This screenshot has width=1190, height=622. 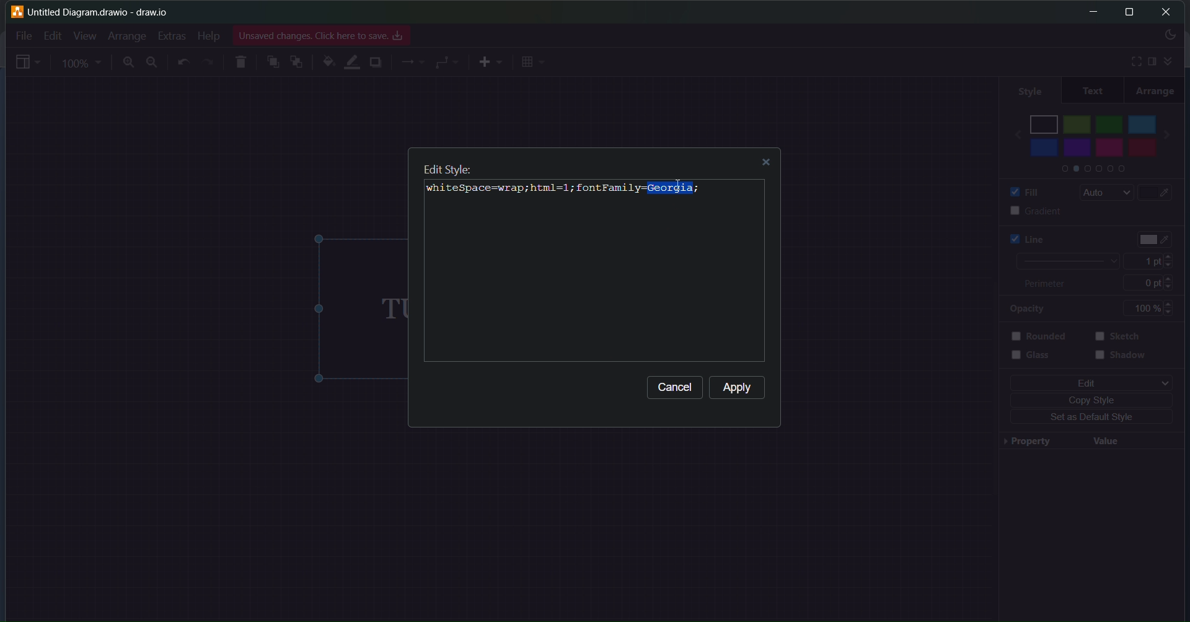 What do you see at coordinates (24, 34) in the screenshot?
I see `File` at bounding box center [24, 34].